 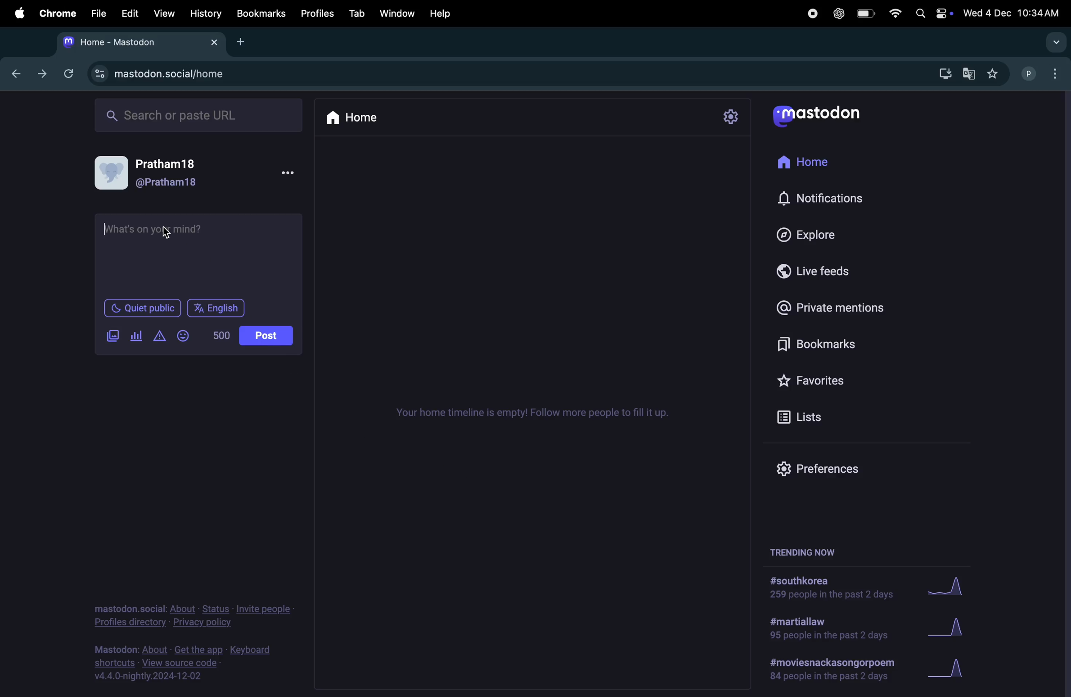 What do you see at coordinates (814, 269) in the screenshot?
I see `Live feeds` at bounding box center [814, 269].